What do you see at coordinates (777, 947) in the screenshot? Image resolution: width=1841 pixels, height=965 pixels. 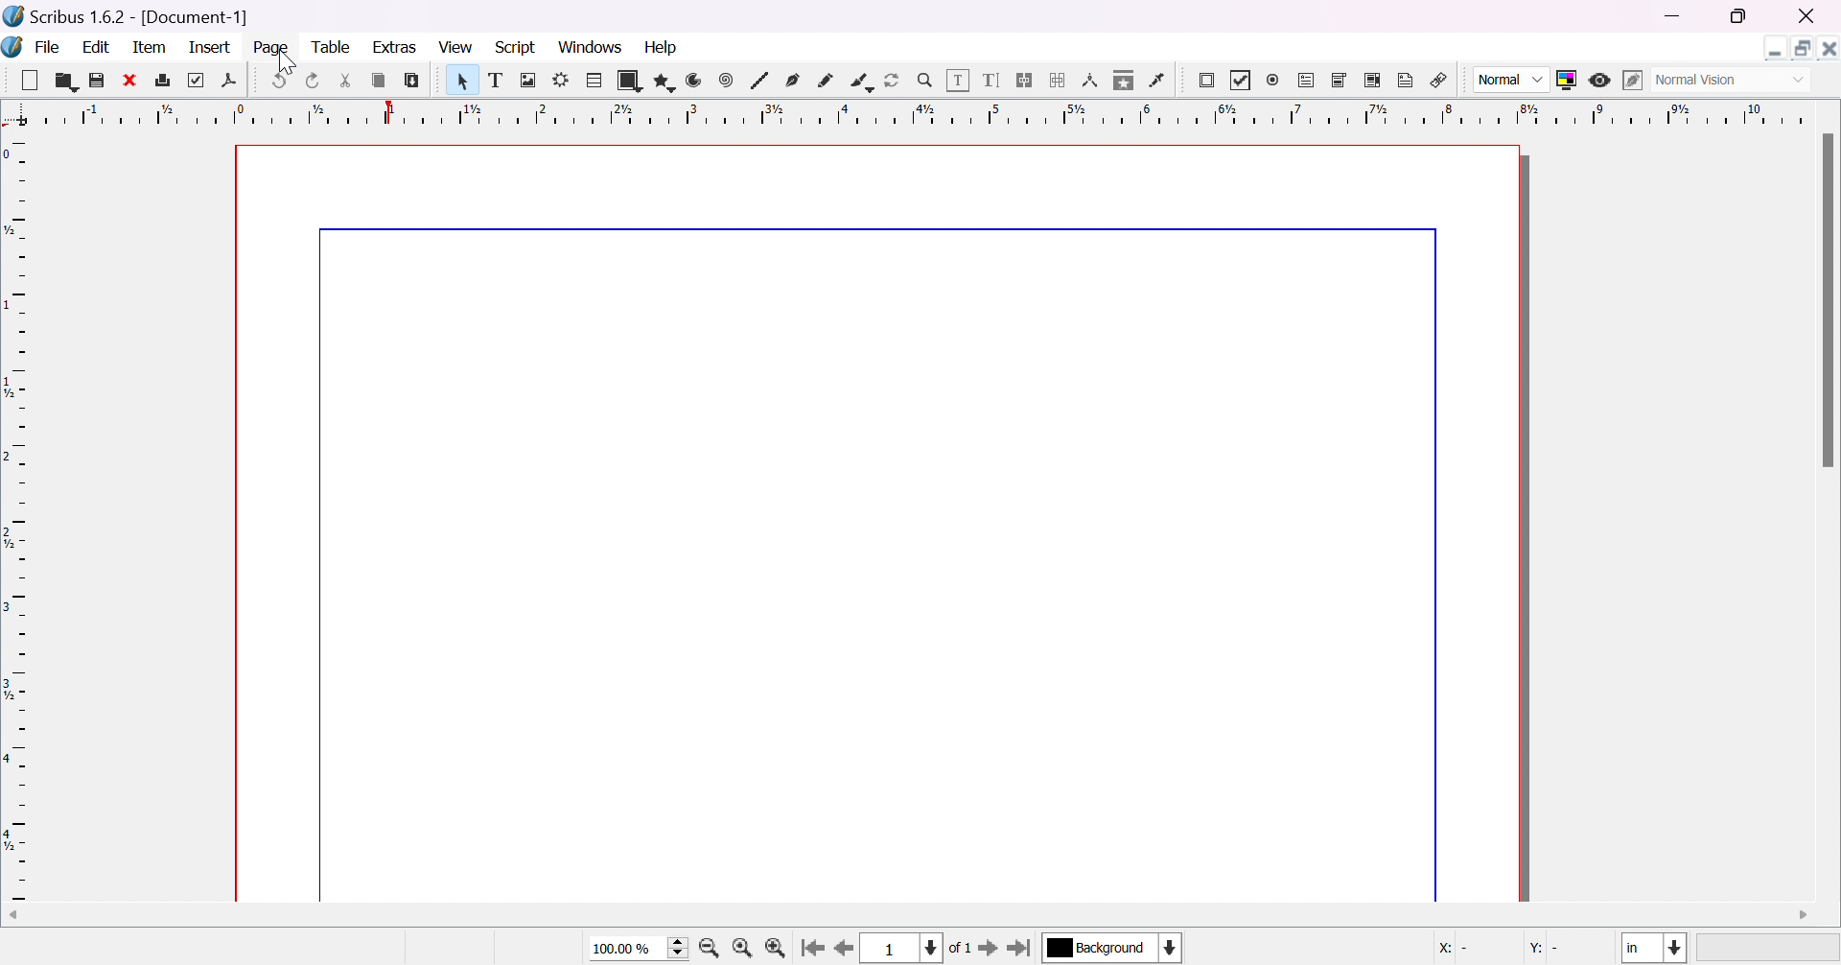 I see `zoom in` at bounding box center [777, 947].